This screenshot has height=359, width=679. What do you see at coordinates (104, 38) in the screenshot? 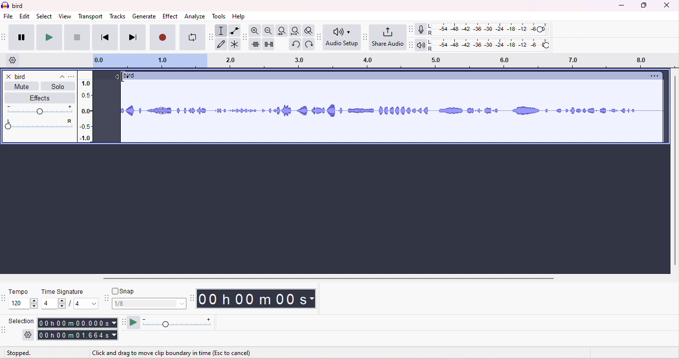
I see `previous` at bounding box center [104, 38].